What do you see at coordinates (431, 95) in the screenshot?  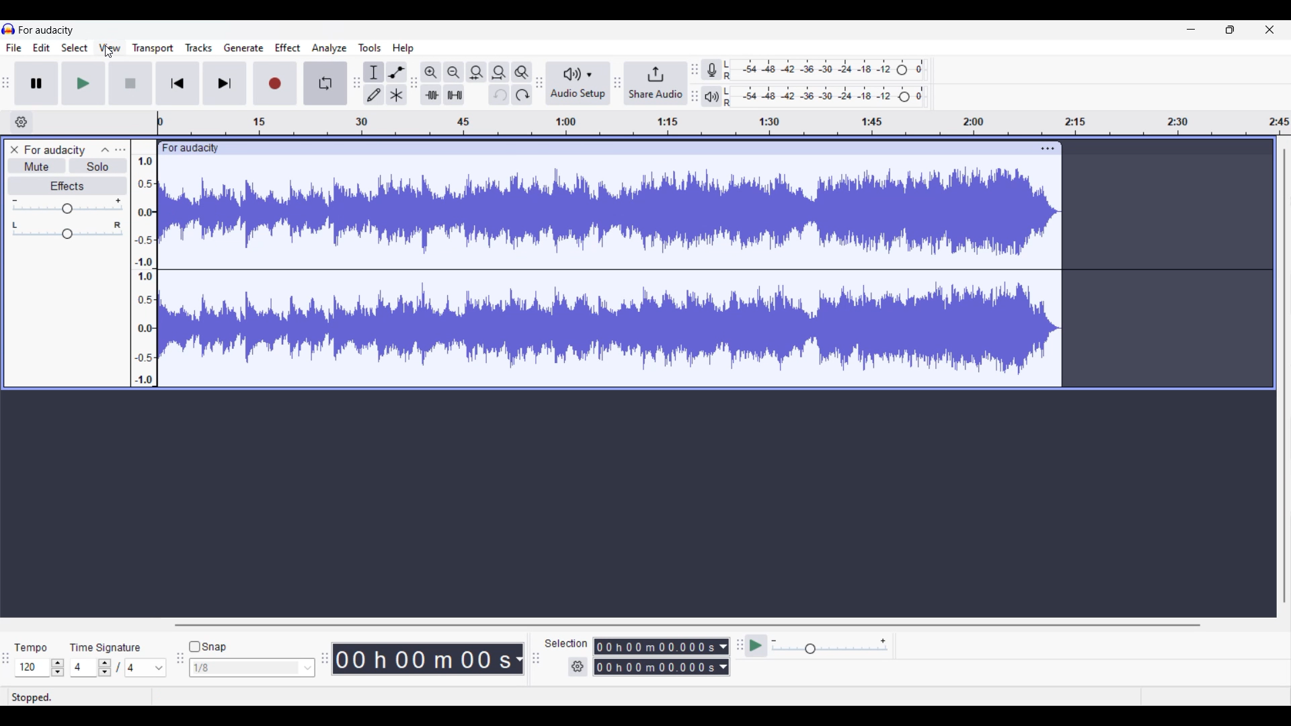 I see `Trim audio outside selection` at bounding box center [431, 95].